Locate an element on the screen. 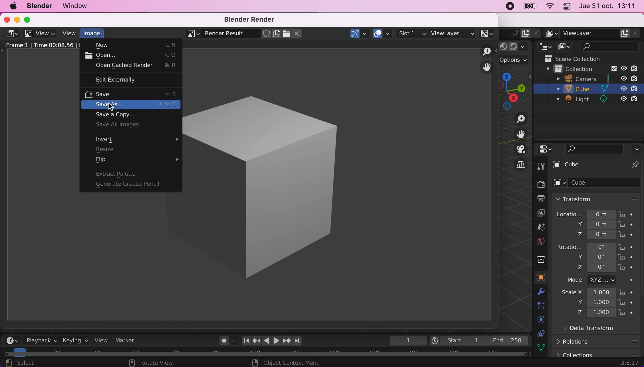 The image size is (644, 367). start 1 is located at coordinates (457, 341).